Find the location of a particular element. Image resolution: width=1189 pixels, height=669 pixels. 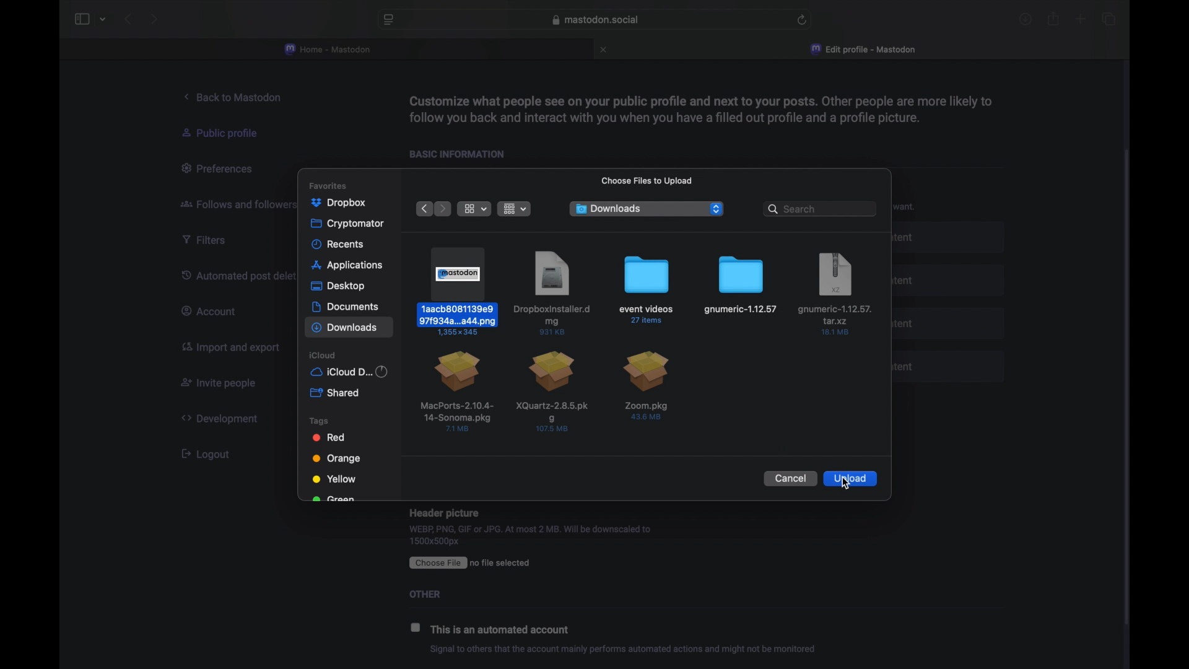

import and export is located at coordinates (229, 349).